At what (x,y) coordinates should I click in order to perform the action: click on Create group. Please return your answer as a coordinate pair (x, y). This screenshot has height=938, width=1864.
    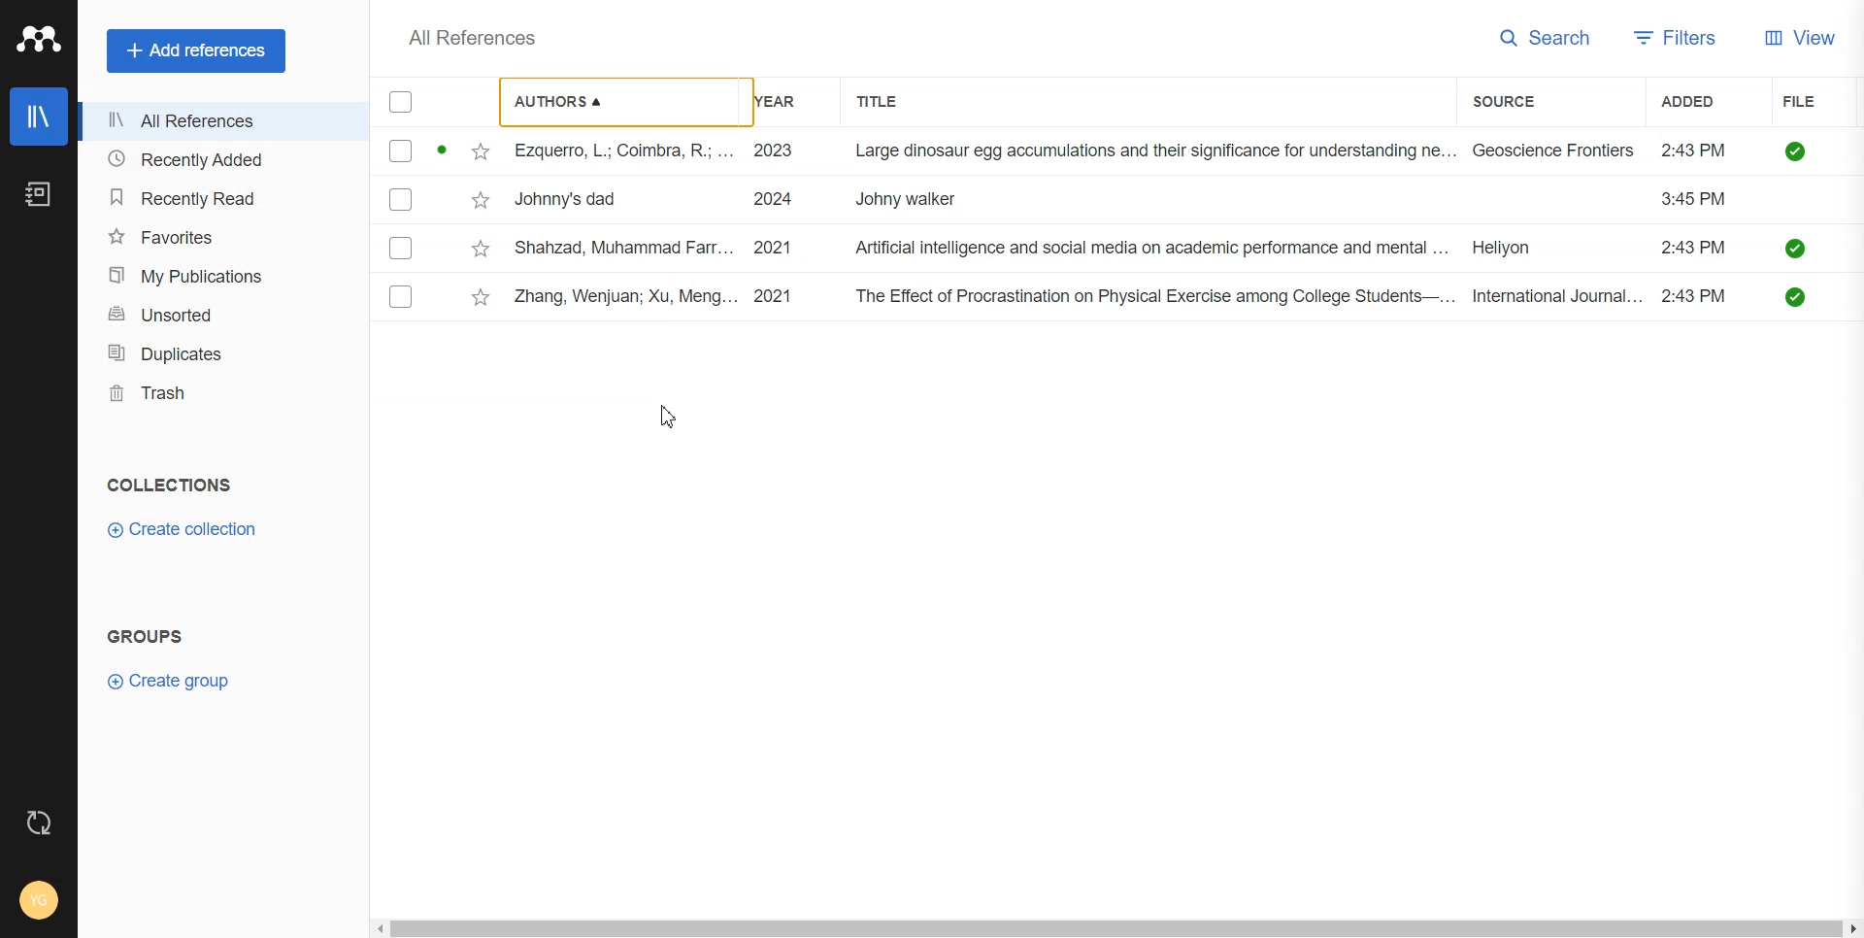
    Looking at the image, I should click on (179, 684).